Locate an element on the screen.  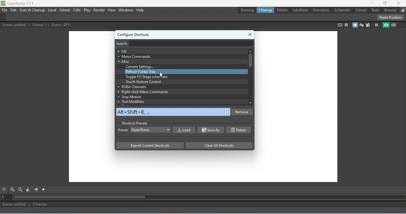
Tasks is located at coordinates (375, 10).